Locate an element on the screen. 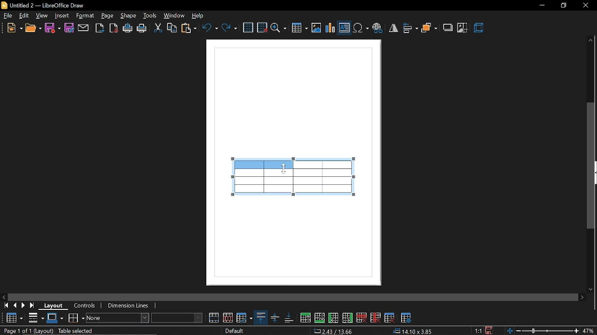 This screenshot has height=335, width=597. window is located at coordinates (174, 15).